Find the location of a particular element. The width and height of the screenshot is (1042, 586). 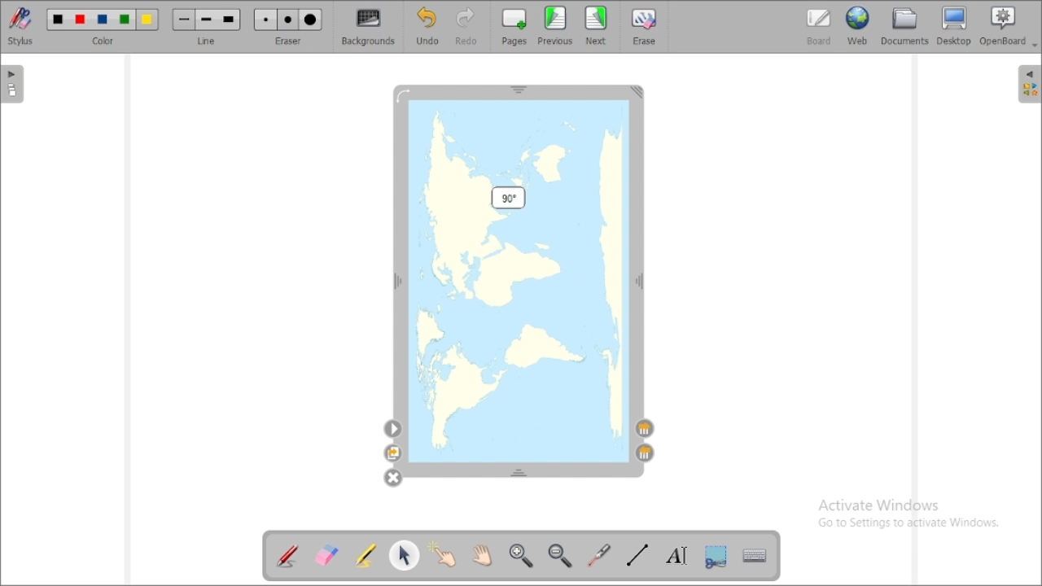

interact with items is located at coordinates (442, 553).